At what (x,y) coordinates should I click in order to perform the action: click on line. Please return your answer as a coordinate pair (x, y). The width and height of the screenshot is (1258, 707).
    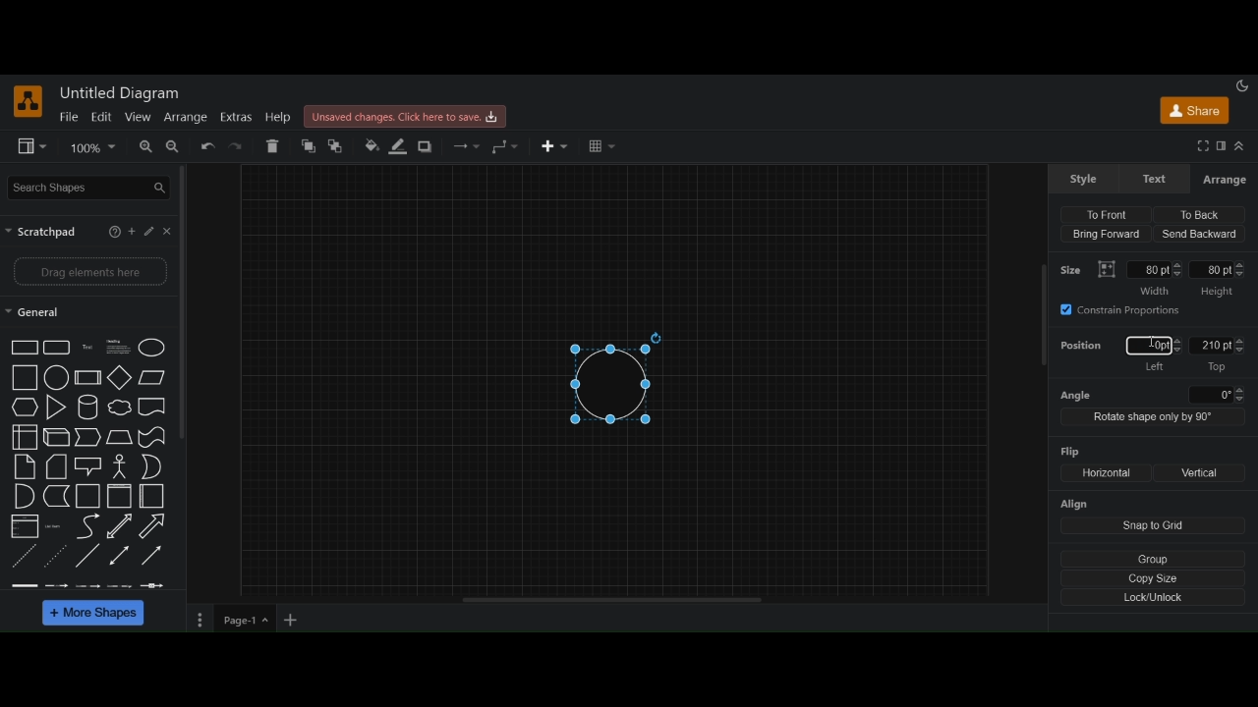
    Looking at the image, I should click on (87, 555).